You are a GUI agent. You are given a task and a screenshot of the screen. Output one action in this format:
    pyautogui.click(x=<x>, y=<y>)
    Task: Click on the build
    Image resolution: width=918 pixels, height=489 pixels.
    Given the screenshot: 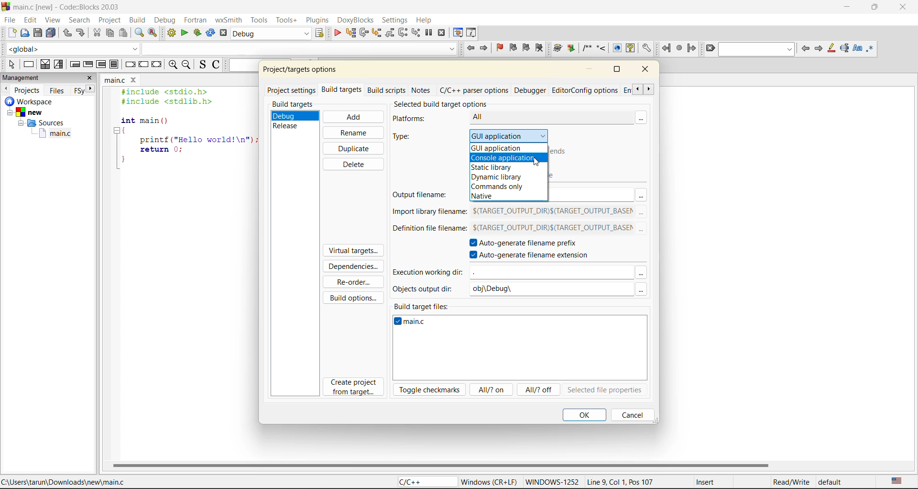 What is the action you would take?
    pyautogui.click(x=137, y=20)
    